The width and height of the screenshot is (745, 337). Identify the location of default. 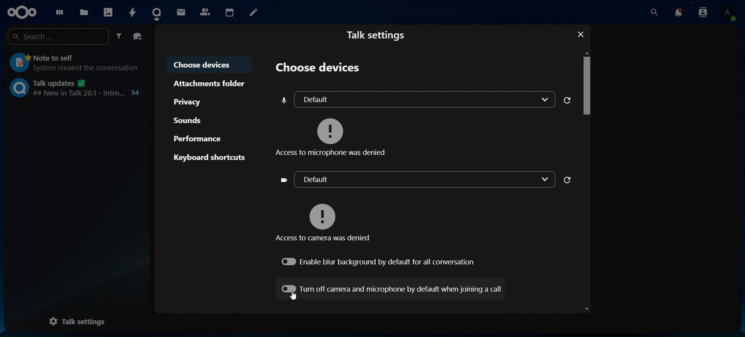
(418, 99).